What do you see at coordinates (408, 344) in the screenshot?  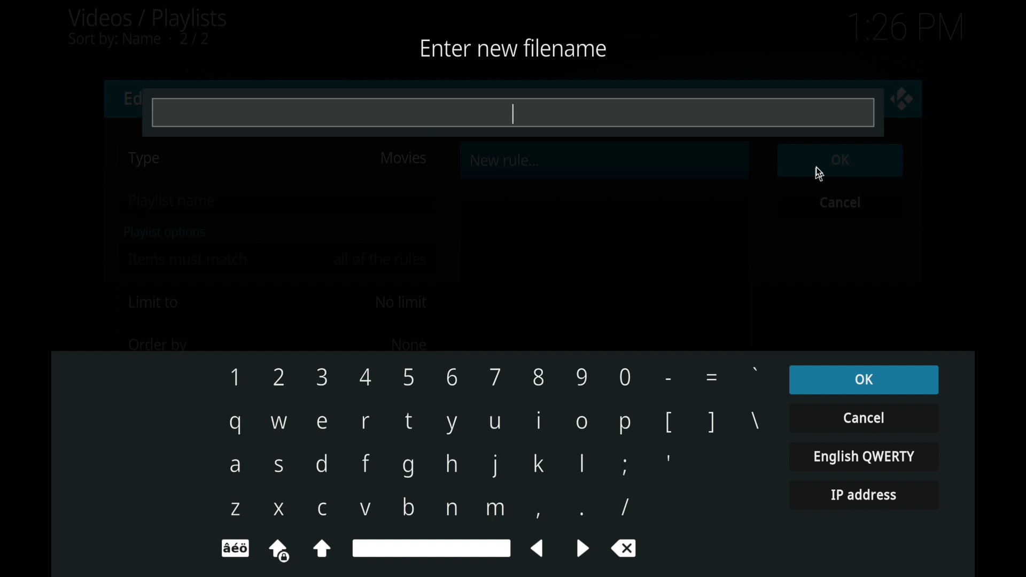 I see `none` at bounding box center [408, 344].